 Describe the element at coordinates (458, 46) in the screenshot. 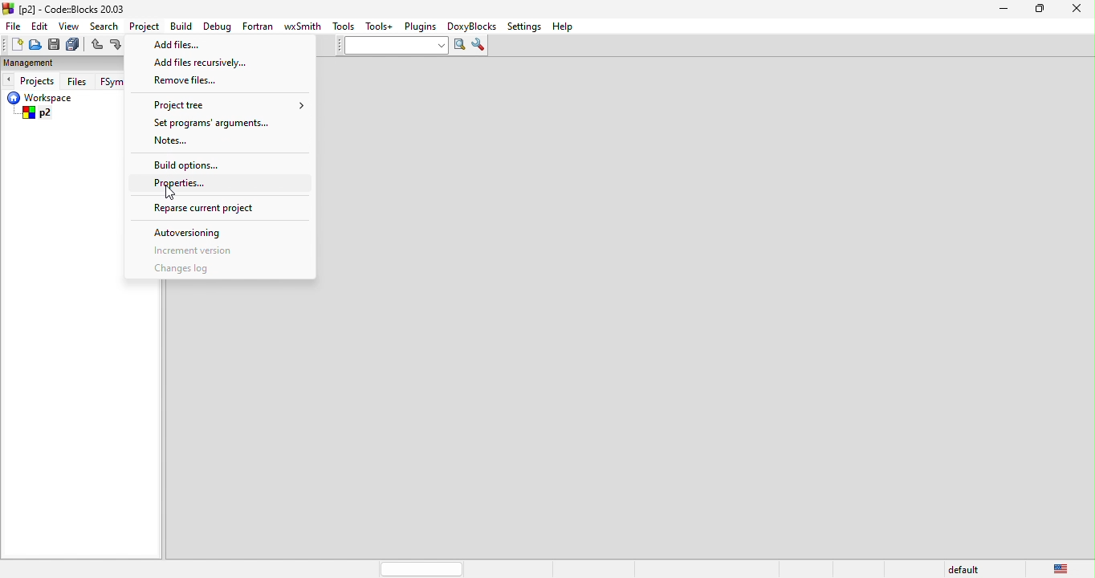

I see `run search` at that location.